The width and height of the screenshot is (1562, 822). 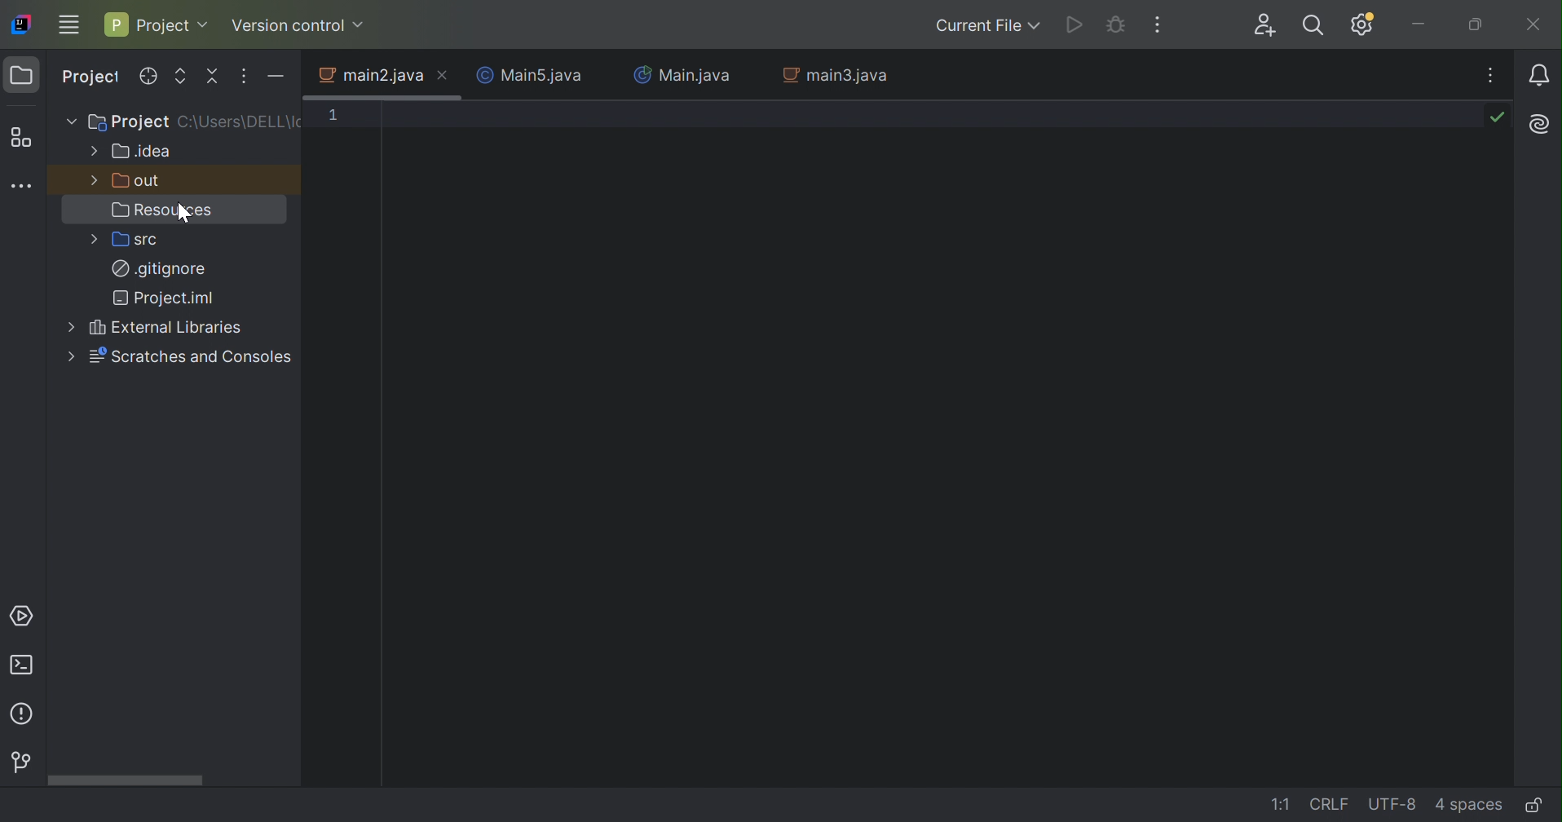 I want to click on Services, so click(x=25, y=616).